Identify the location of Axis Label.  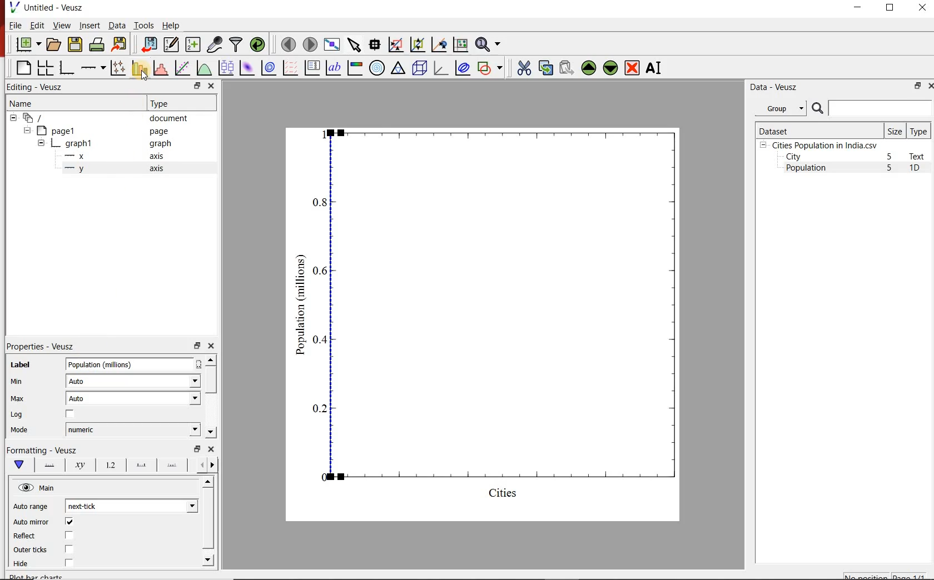
(78, 467).